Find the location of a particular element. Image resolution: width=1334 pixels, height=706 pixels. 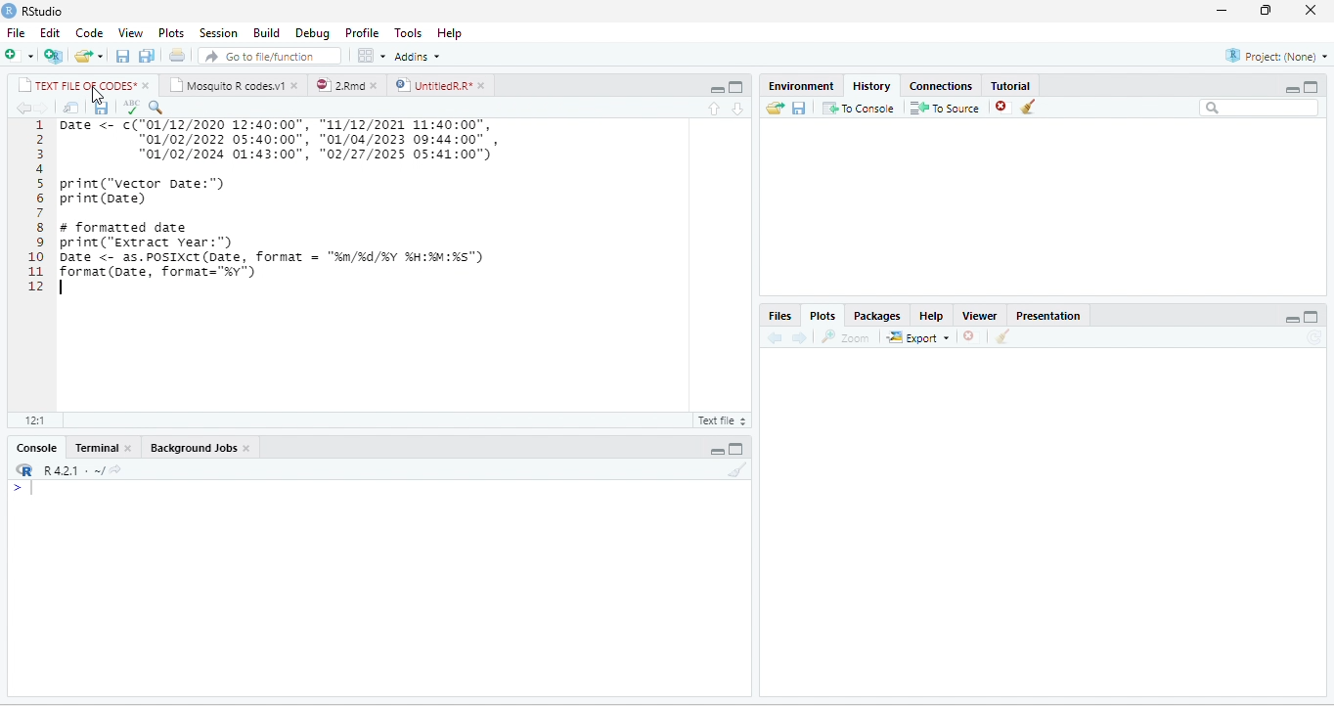

Mosquito R codes.v1 is located at coordinates (227, 85).